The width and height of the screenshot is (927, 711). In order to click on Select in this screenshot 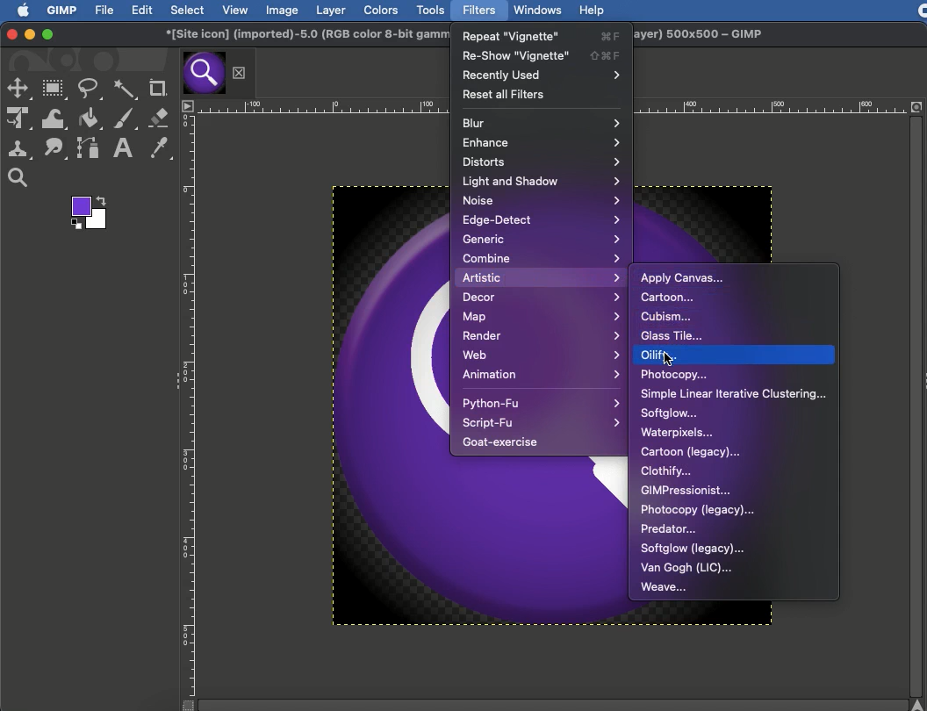, I will do `click(186, 10)`.